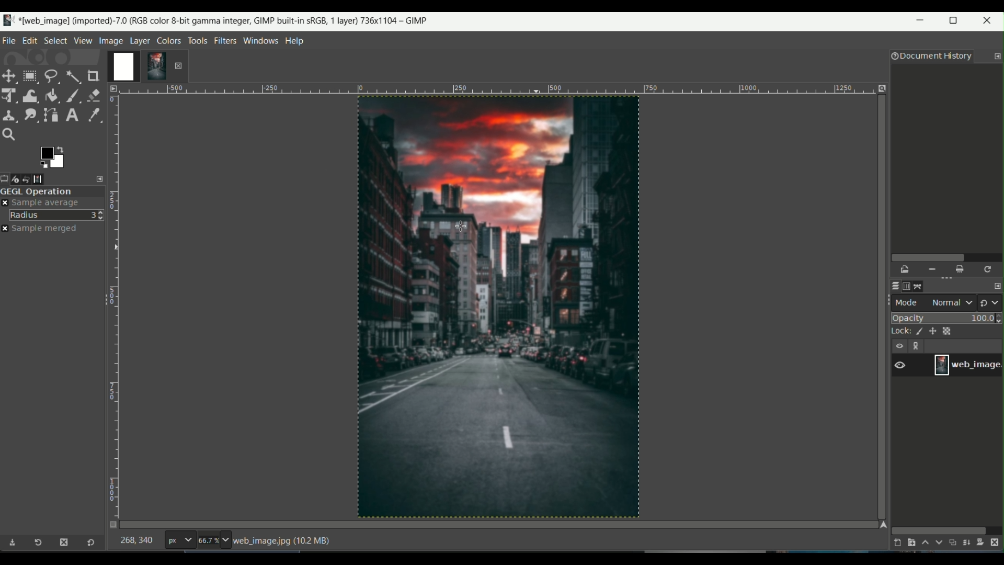 The height and width of the screenshot is (565, 1004). Describe the element at coordinates (983, 543) in the screenshot. I see `add a mask` at that location.